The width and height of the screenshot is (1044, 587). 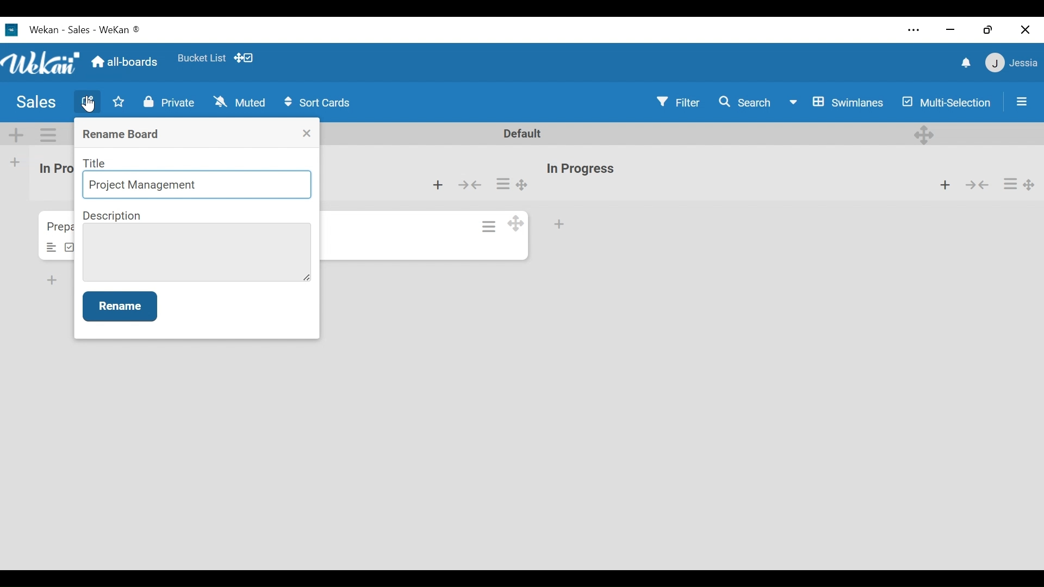 I want to click on Muted, so click(x=240, y=102).